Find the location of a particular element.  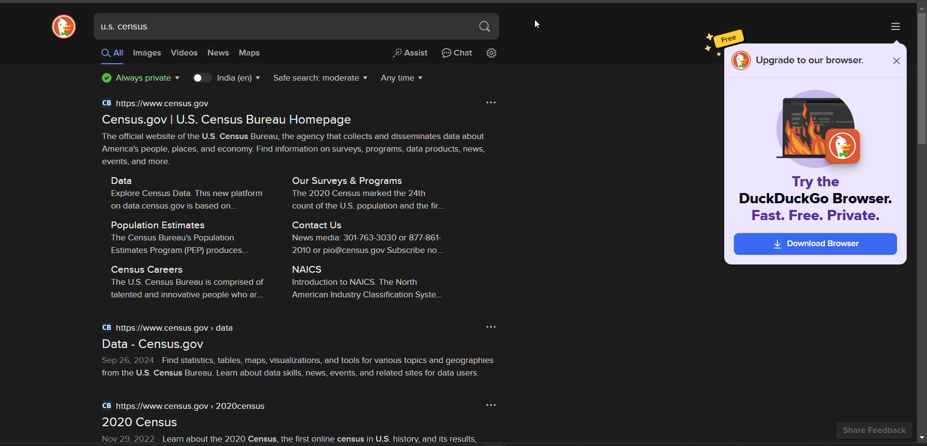

site options is located at coordinates (492, 404).